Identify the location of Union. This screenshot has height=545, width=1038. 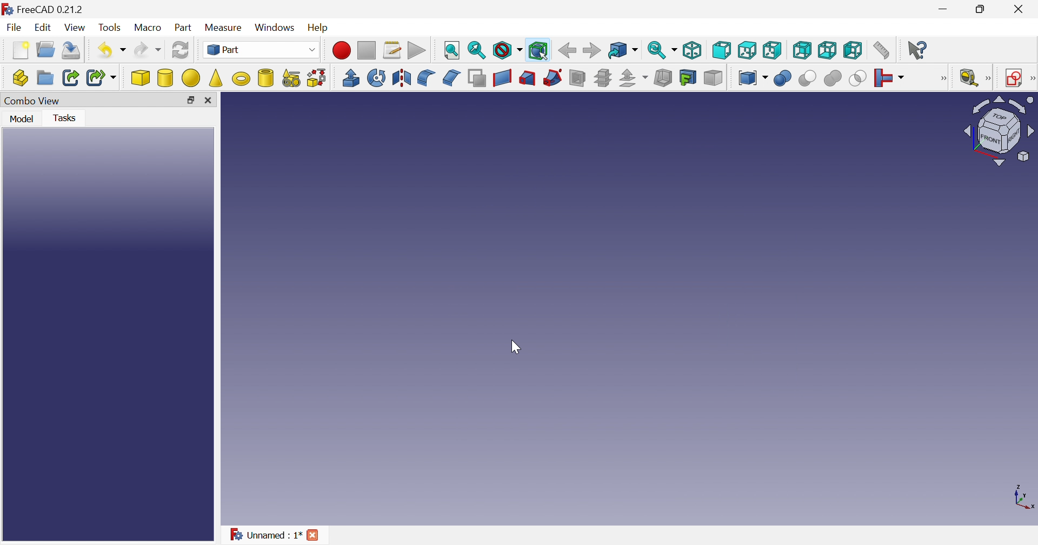
(833, 78).